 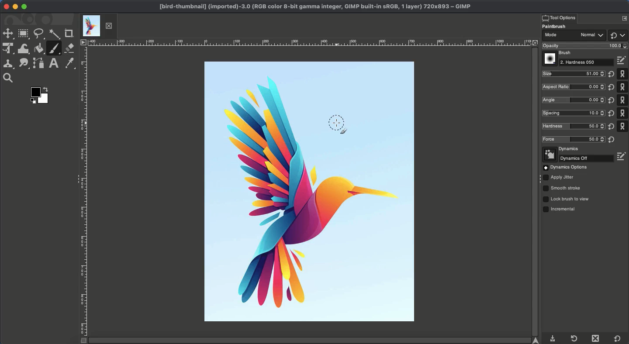 What do you see at coordinates (8, 48) in the screenshot?
I see `Unified transformation` at bounding box center [8, 48].